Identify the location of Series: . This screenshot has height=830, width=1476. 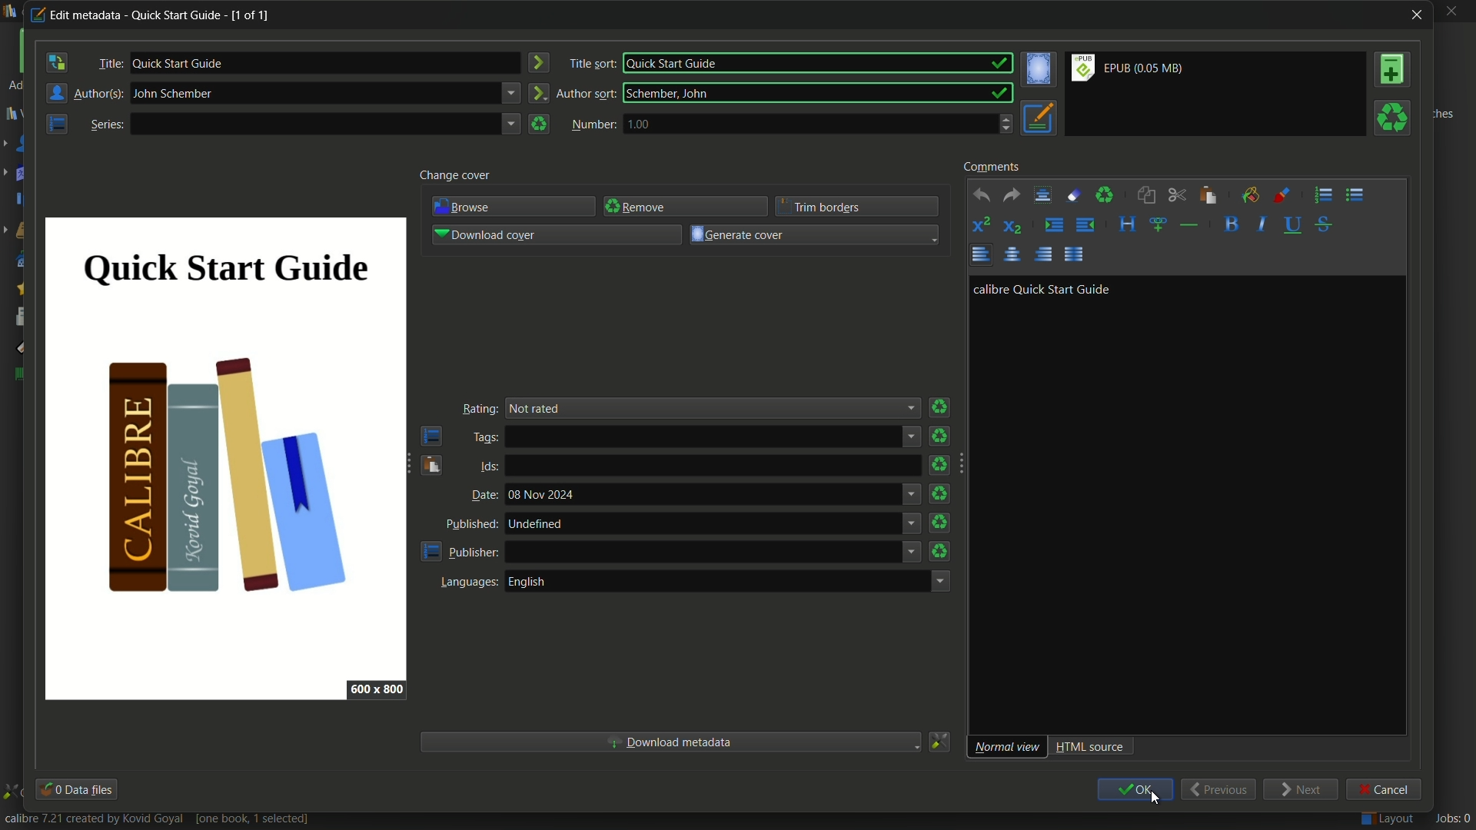
(107, 125).